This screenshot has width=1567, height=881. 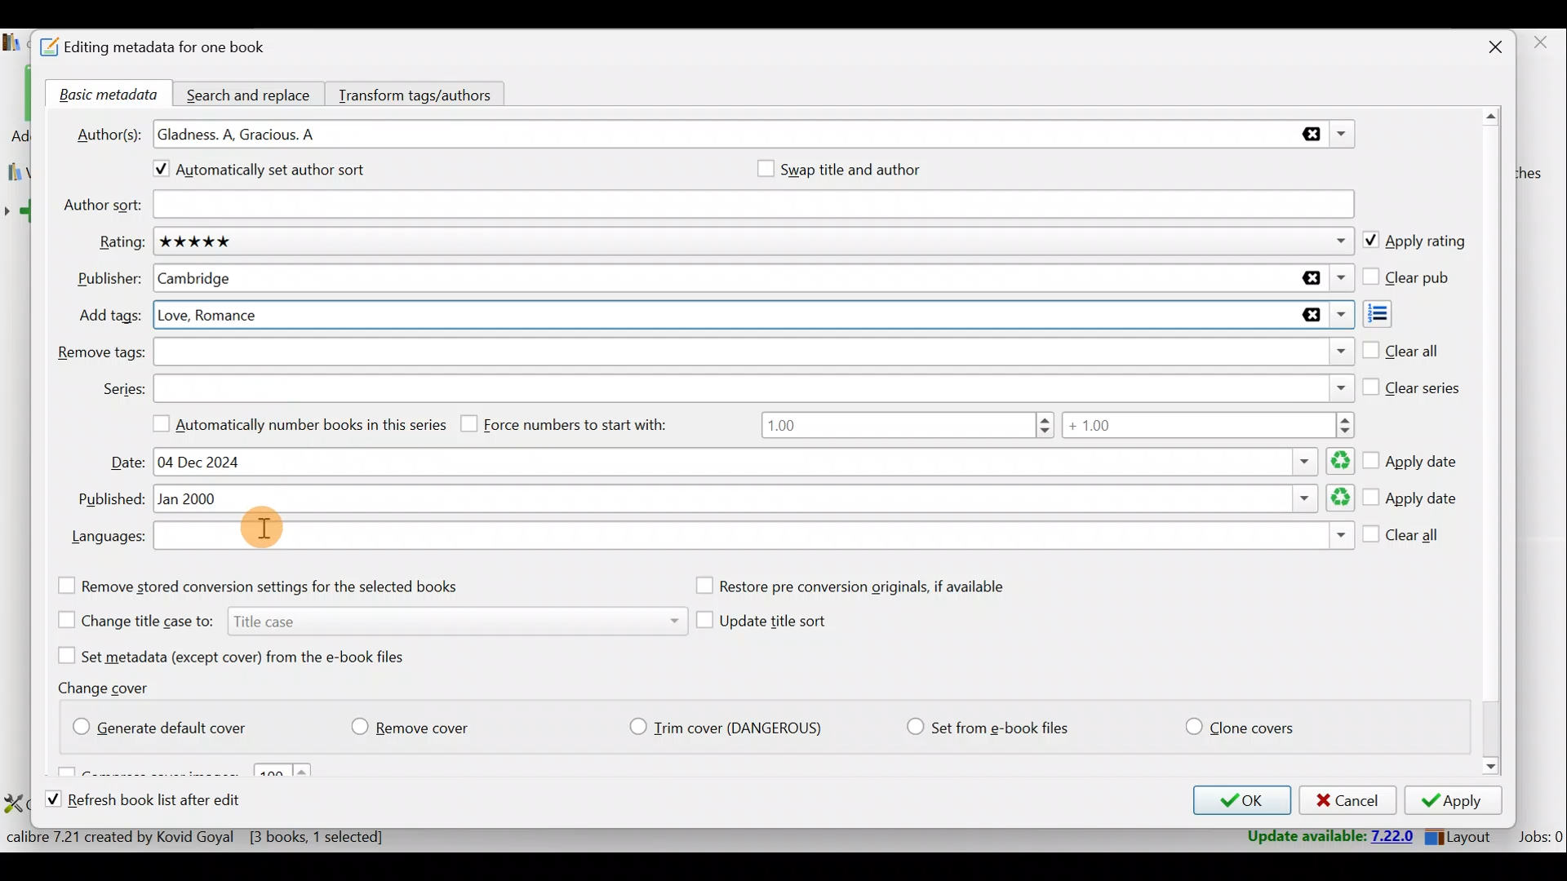 What do you see at coordinates (869, 169) in the screenshot?
I see `Swap title and author` at bounding box center [869, 169].